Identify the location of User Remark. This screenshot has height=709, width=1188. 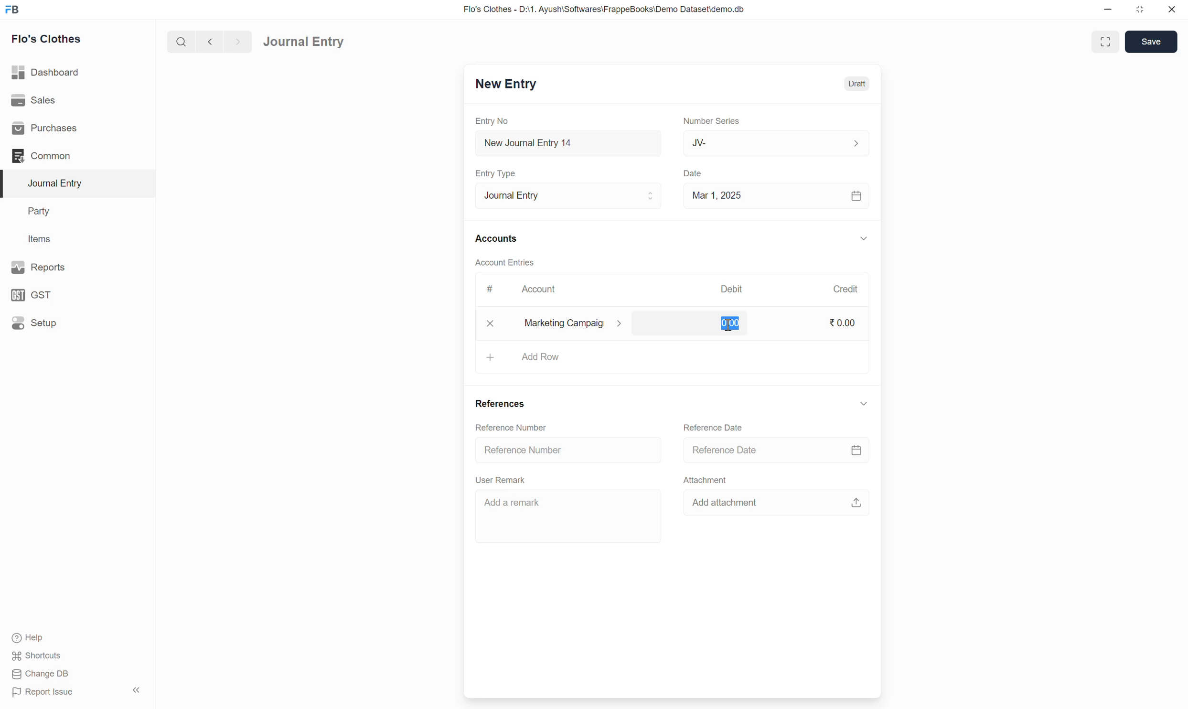
(503, 480).